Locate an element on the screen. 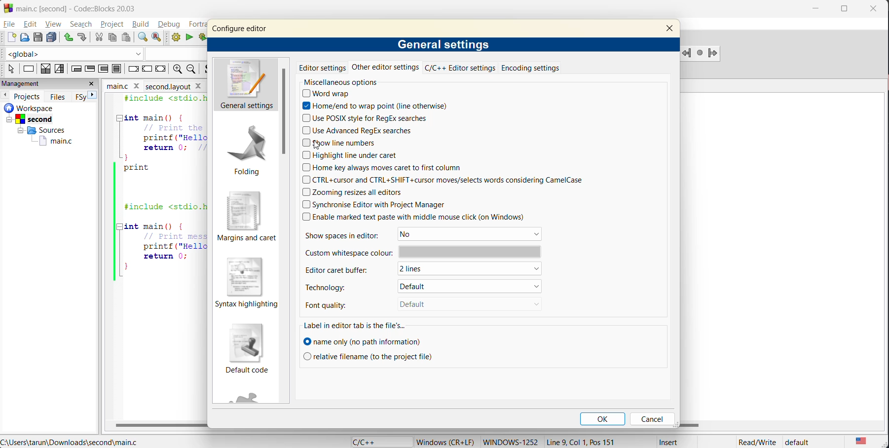 The image size is (889, 448). editor caret buffer is located at coordinates (342, 270).